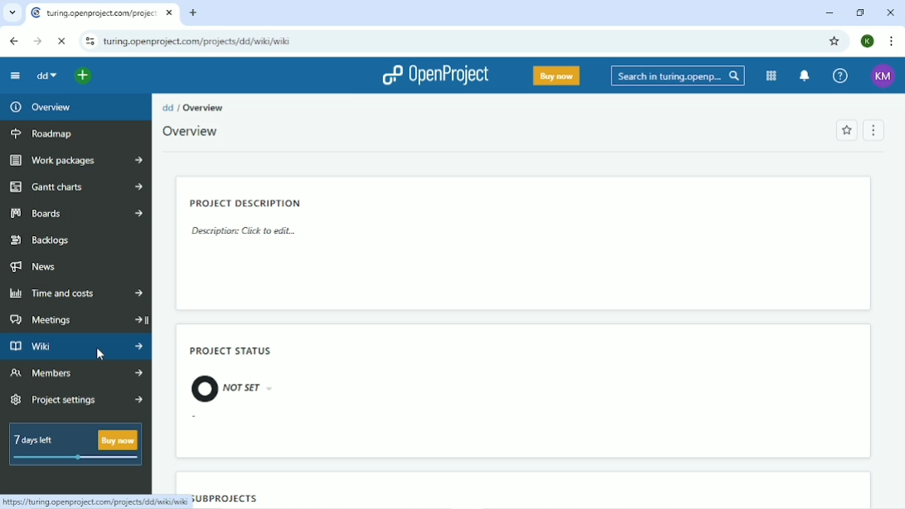  I want to click on Project settings, so click(76, 399).